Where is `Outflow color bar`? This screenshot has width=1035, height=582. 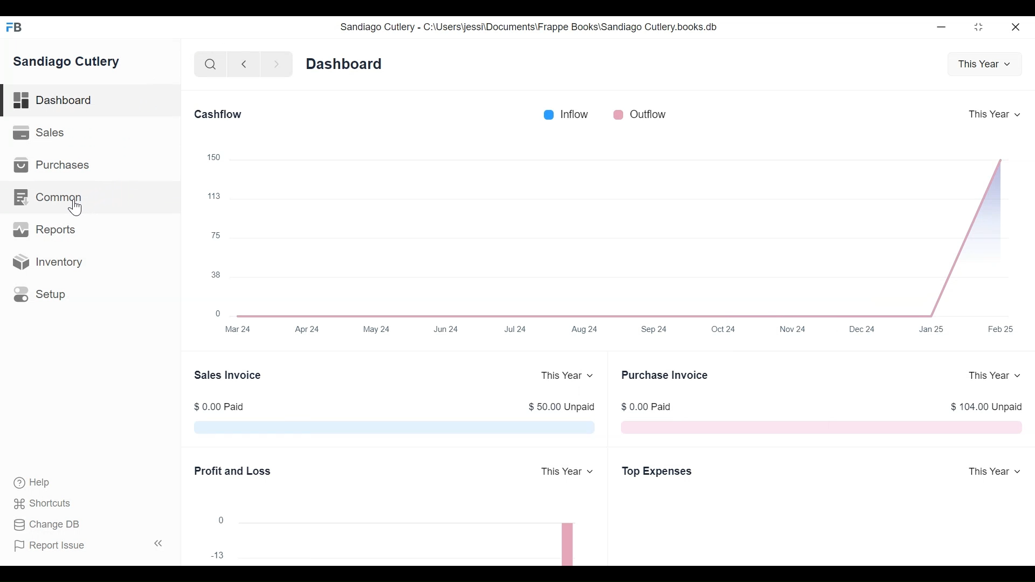 Outflow color bar is located at coordinates (619, 114).